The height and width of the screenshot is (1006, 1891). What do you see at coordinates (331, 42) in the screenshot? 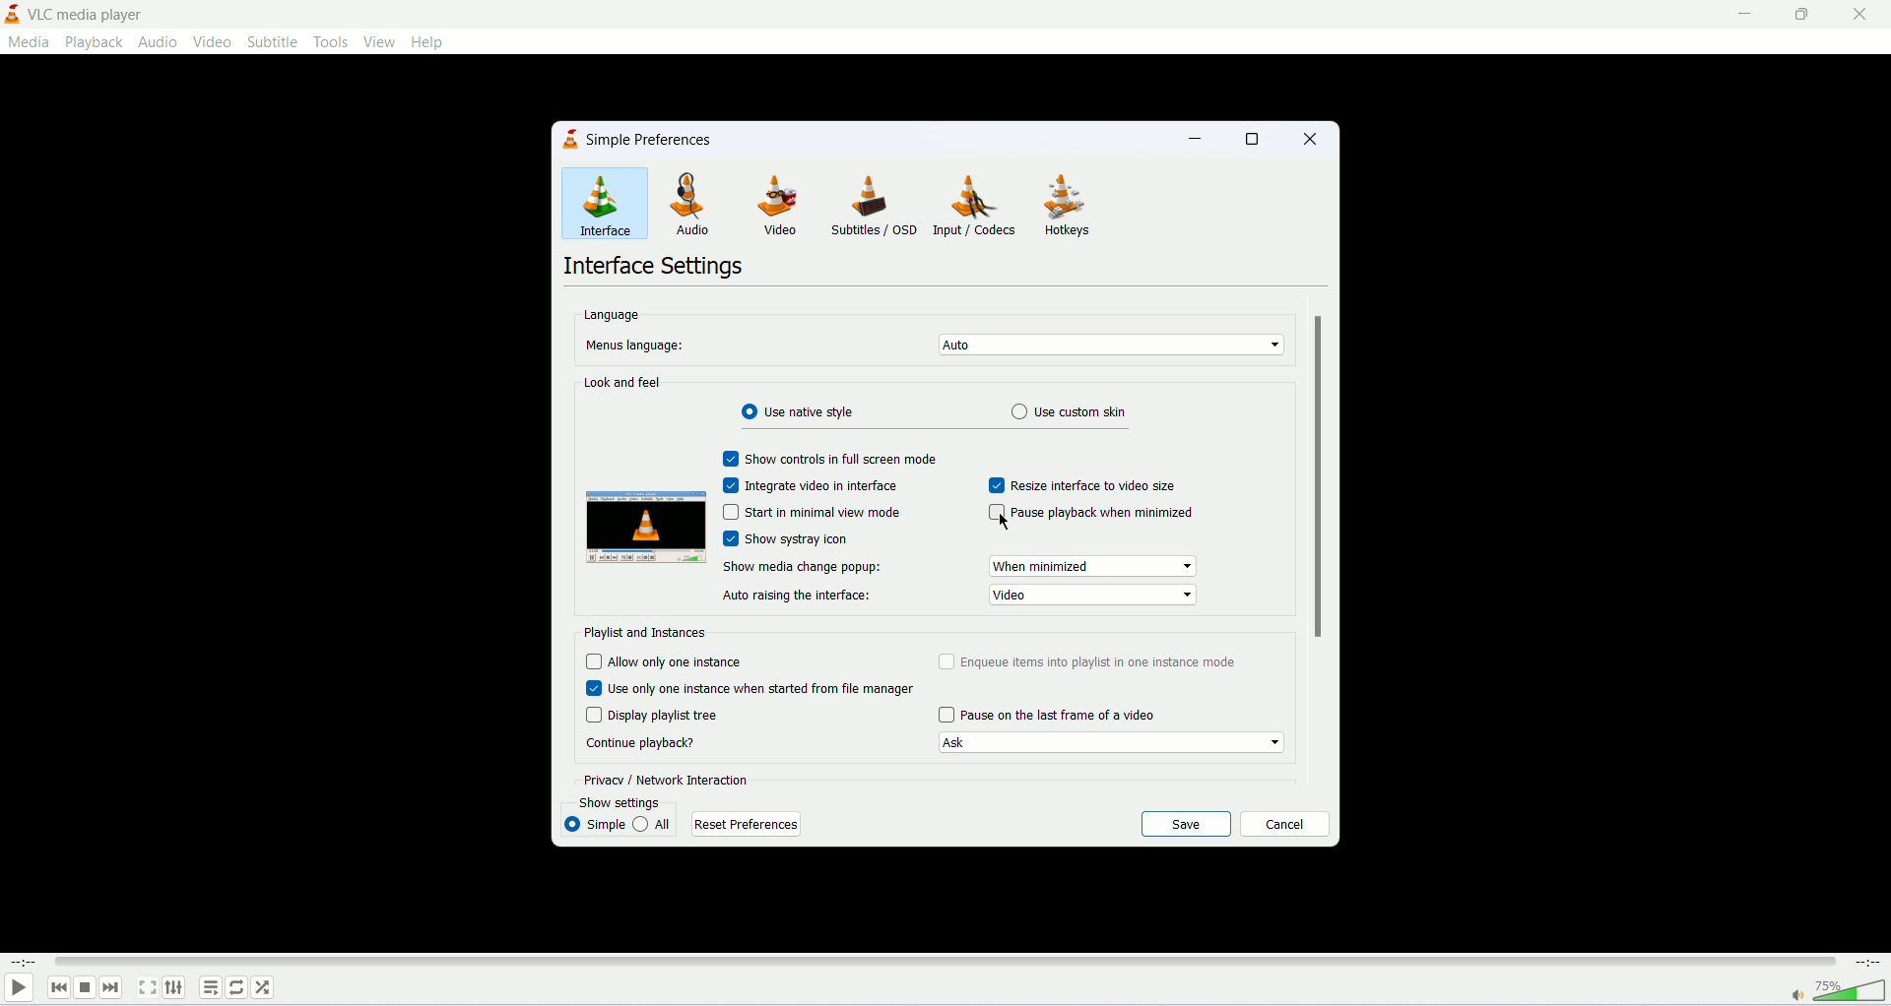
I see `tools` at bounding box center [331, 42].